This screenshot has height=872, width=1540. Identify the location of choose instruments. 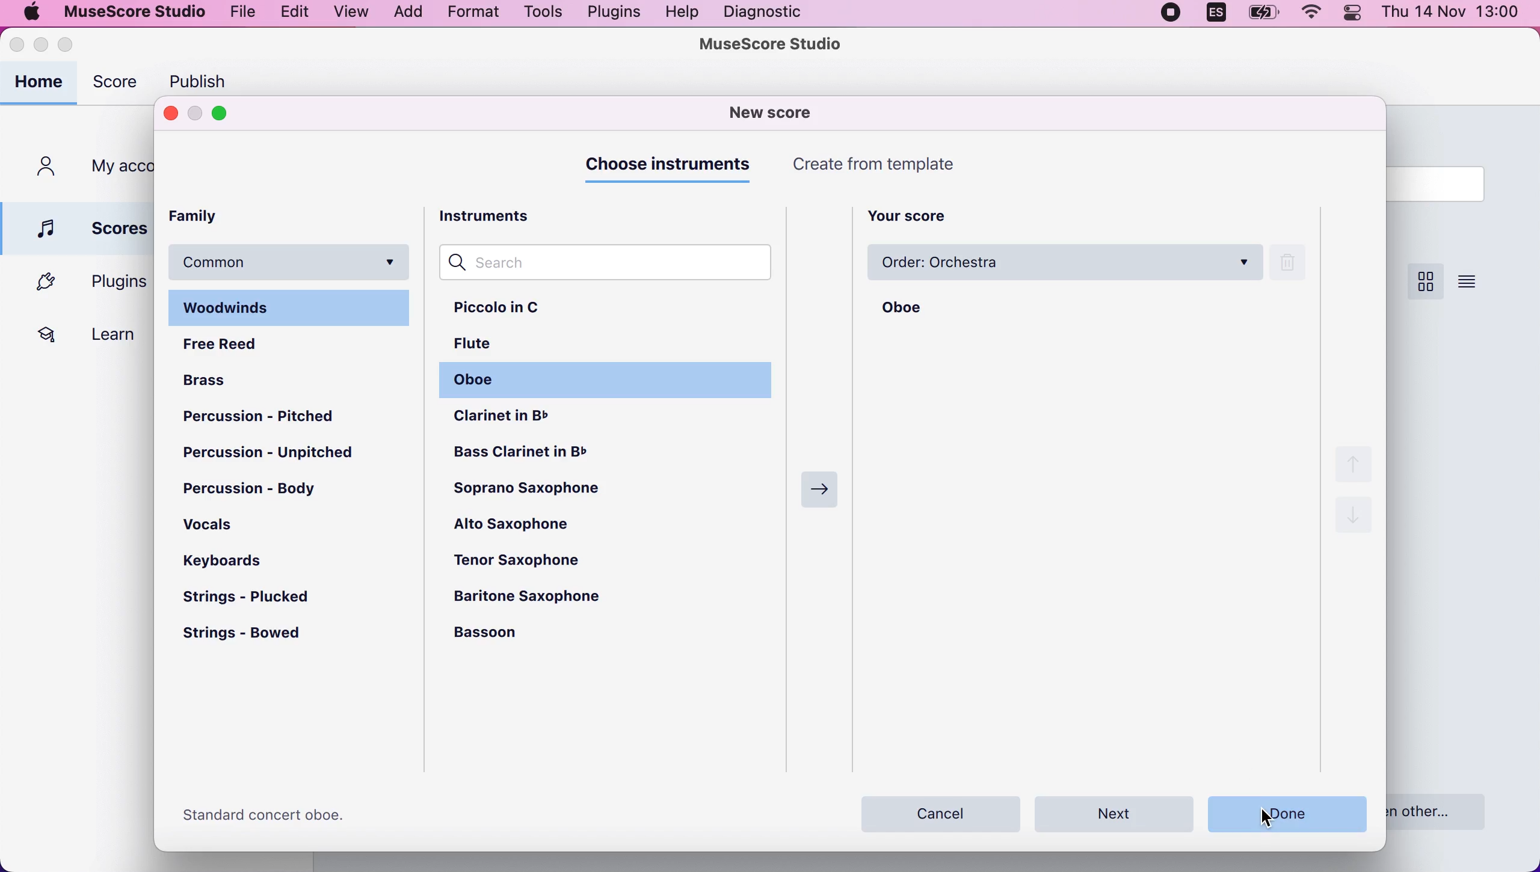
(672, 170).